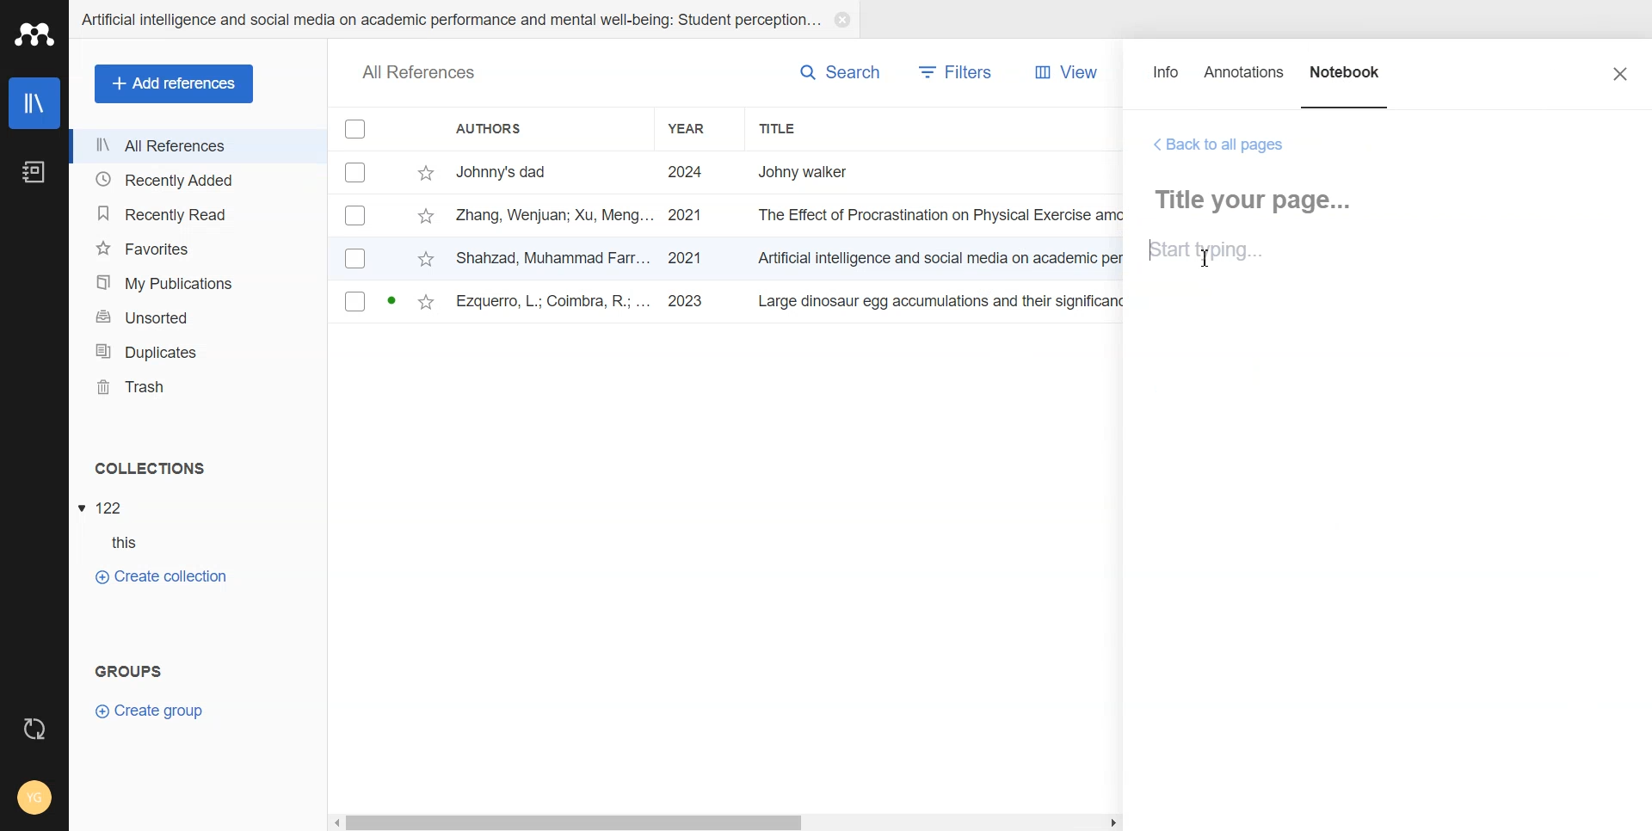 The height and width of the screenshot is (831, 1652). I want to click on Notebook, so click(1347, 80).